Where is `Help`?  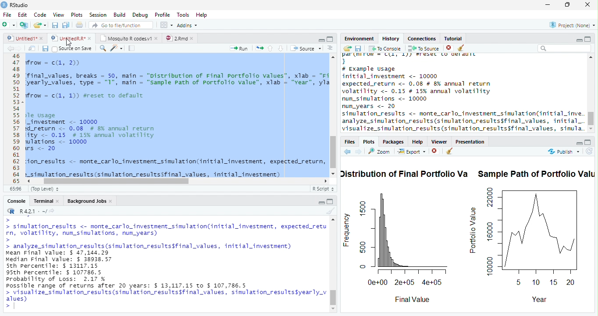 Help is located at coordinates (203, 15).